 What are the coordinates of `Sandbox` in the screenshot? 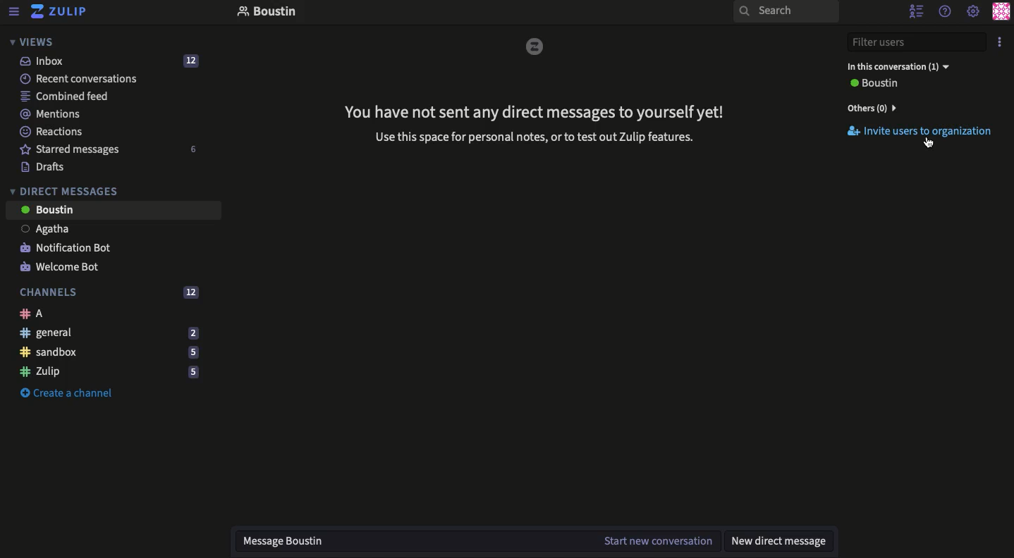 It's located at (104, 353).